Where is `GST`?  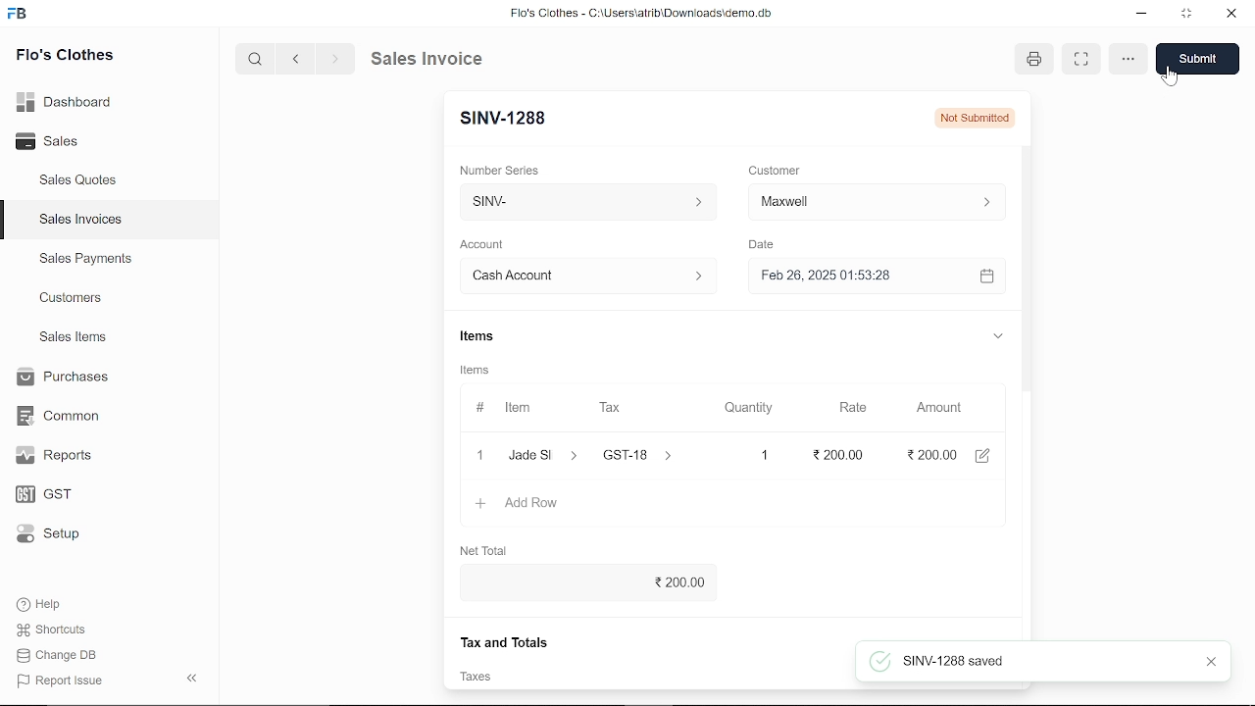
GST is located at coordinates (61, 495).